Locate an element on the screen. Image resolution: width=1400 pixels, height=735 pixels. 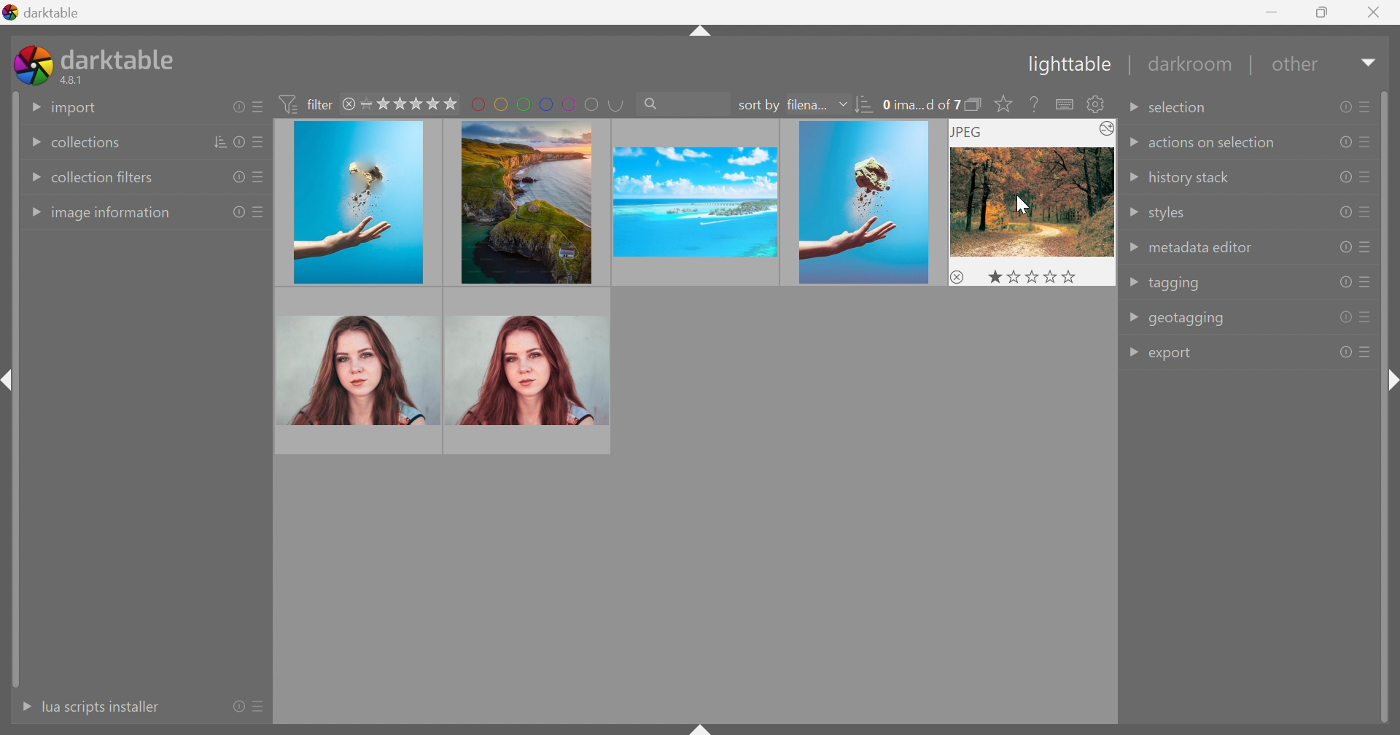
Restore Down is located at coordinates (1323, 10).